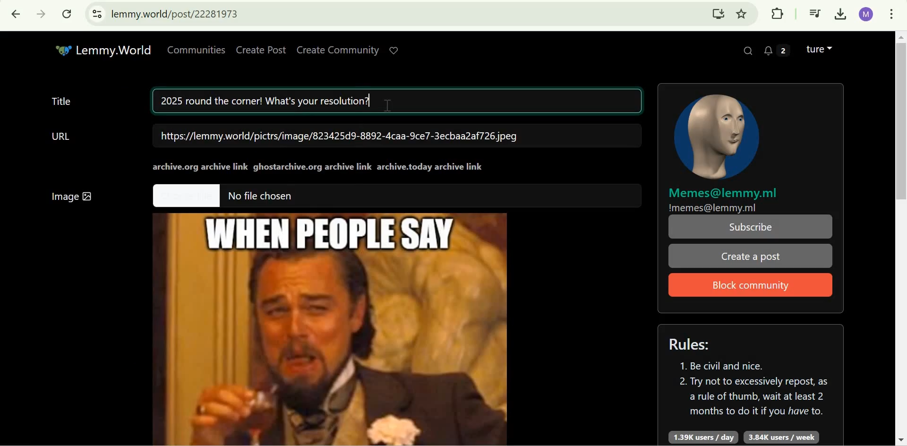  I want to click on 2025 round the corner! What's your resolution?, so click(266, 103).